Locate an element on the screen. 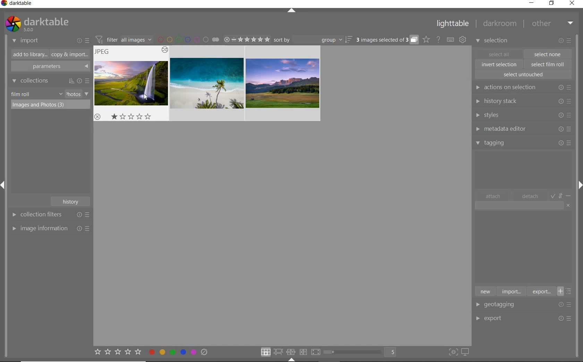 This screenshot has height=362, width=583. import or presets & preferences is located at coordinates (83, 40).